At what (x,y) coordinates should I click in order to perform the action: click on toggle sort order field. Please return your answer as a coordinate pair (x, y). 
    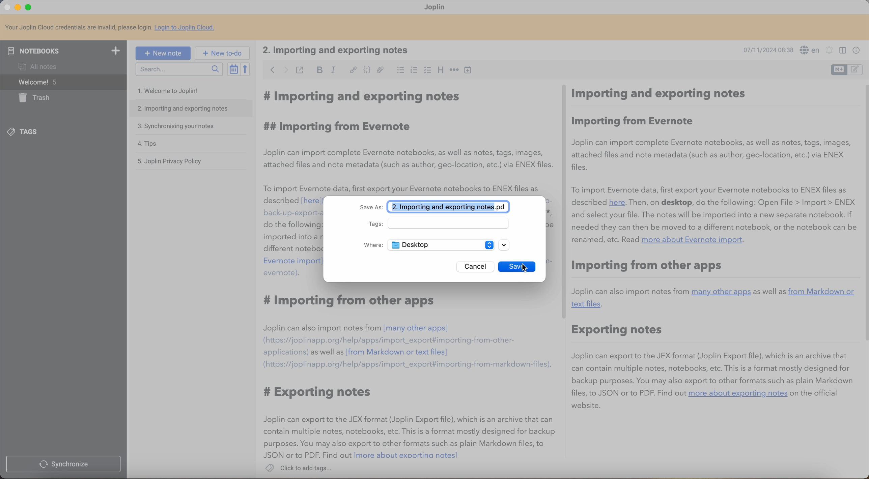
    Looking at the image, I should click on (233, 69).